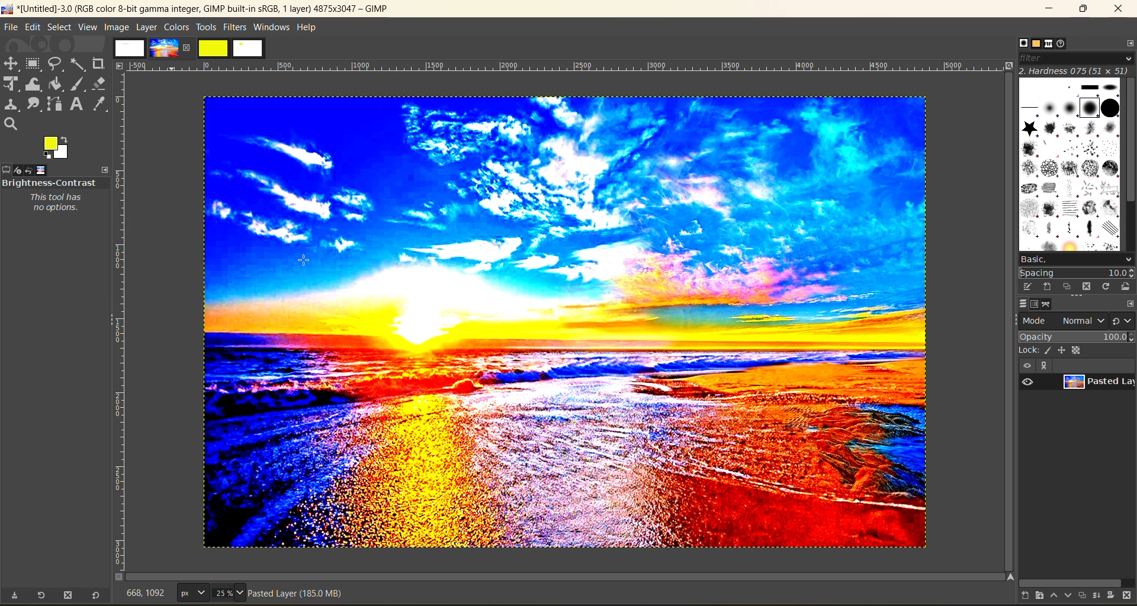  I want to click on save tool preset, so click(14, 595).